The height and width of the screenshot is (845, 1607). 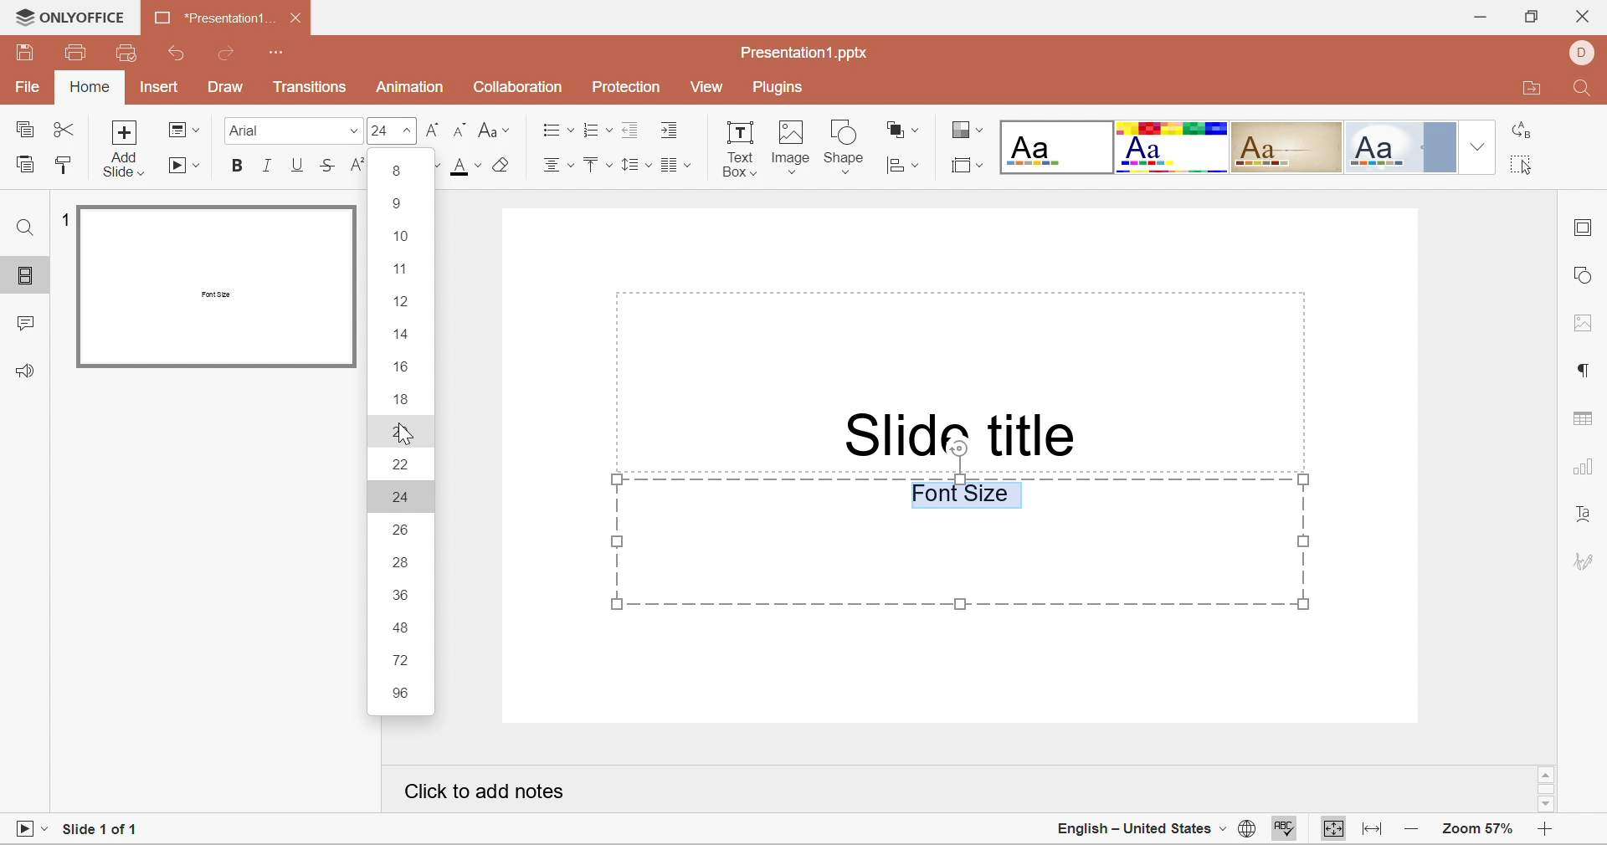 What do you see at coordinates (901, 129) in the screenshot?
I see `Arrange shape` at bounding box center [901, 129].